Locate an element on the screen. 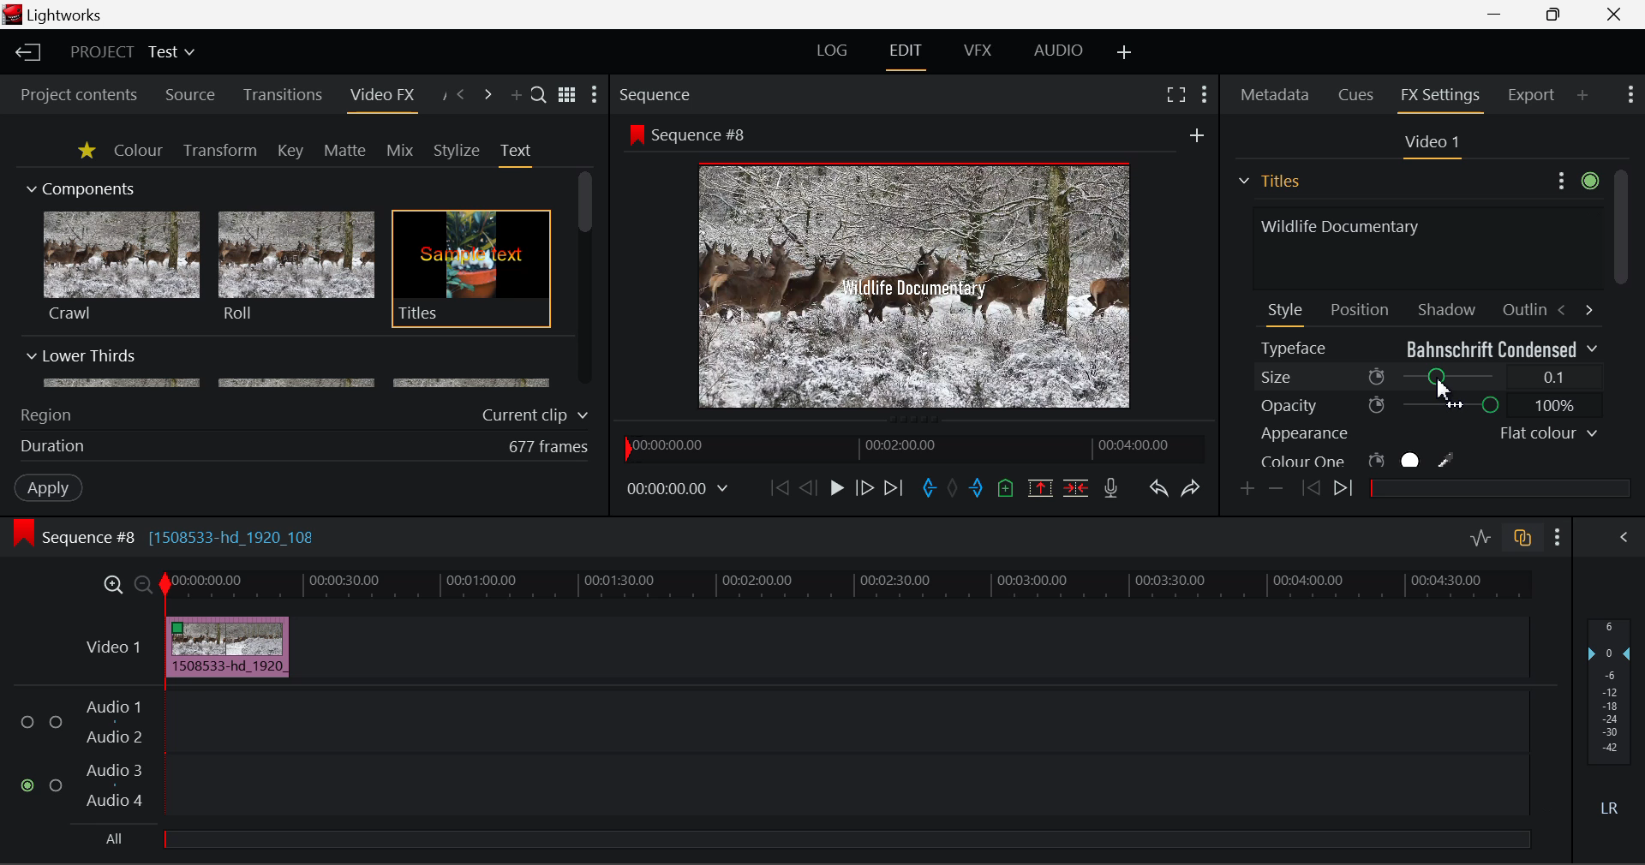 The width and height of the screenshot is (1645, 865). Toggle auto track sync is located at coordinates (1526, 538).